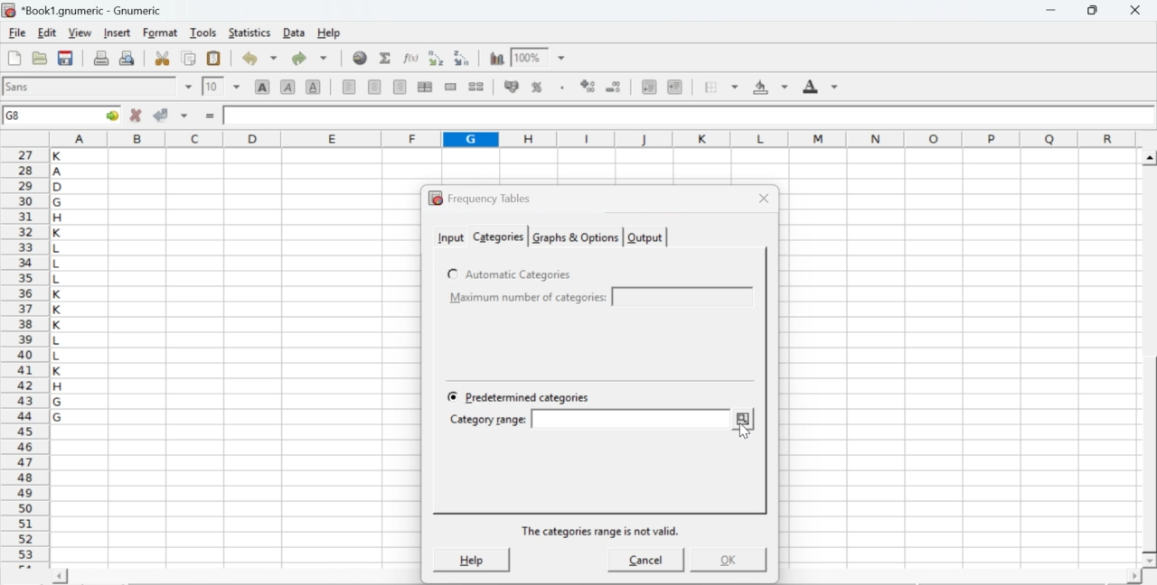 The image size is (1157, 585). What do you see at coordinates (475, 86) in the screenshot?
I see `split merged ranges of cells` at bounding box center [475, 86].